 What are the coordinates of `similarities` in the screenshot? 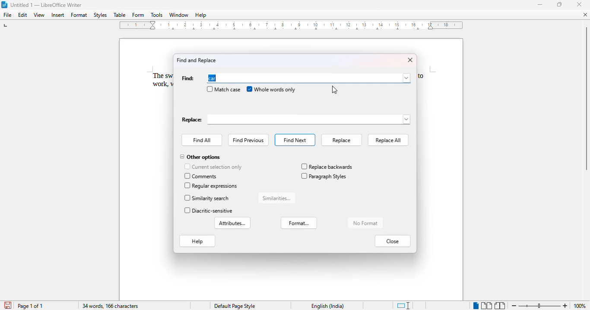 It's located at (277, 198).